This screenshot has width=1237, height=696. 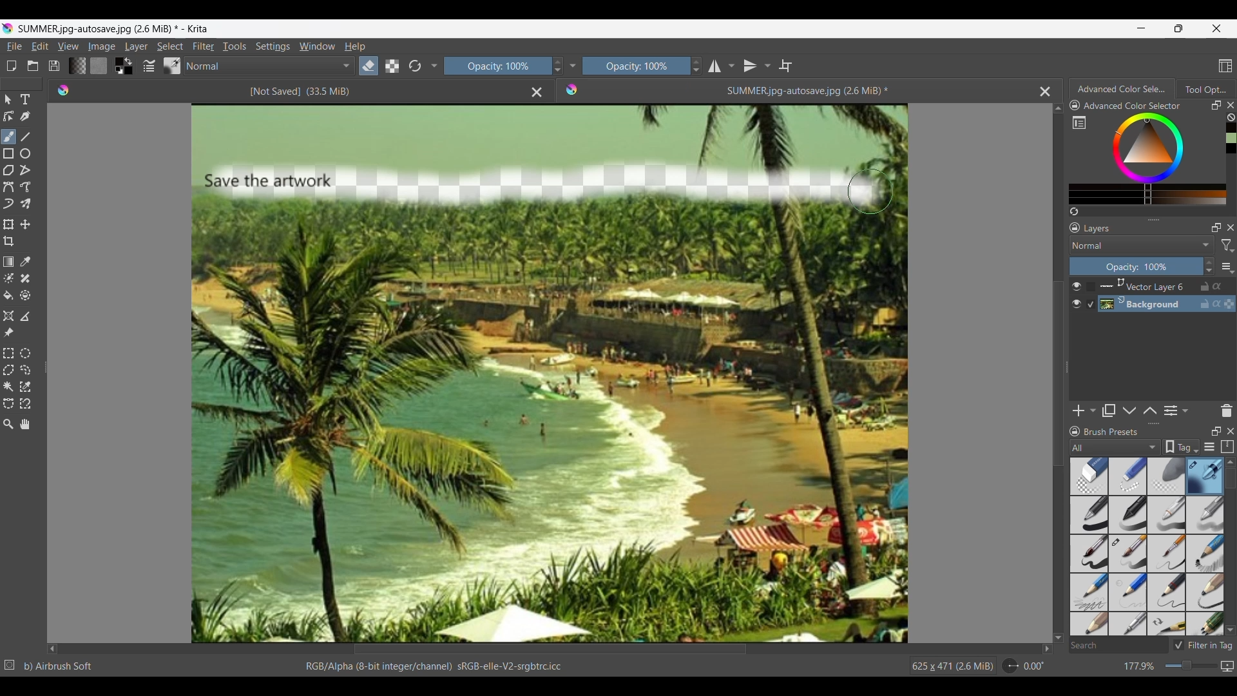 What do you see at coordinates (1010, 666) in the screenshot?
I see `Dial to change rotation` at bounding box center [1010, 666].